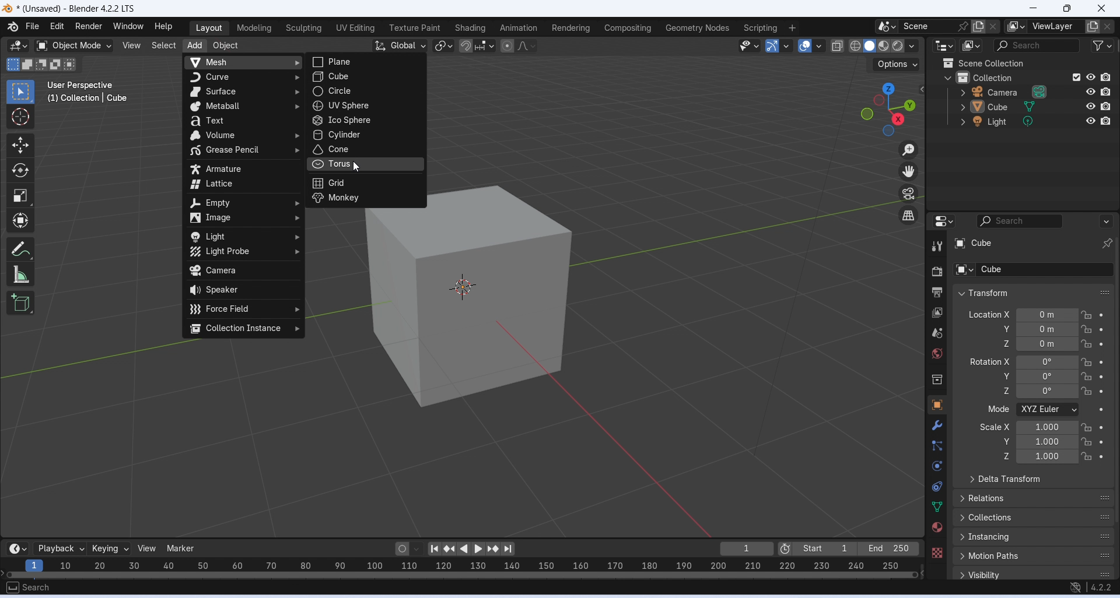 This screenshot has height=598, width=1120. I want to click on Show gizmo, so click(778, 47).